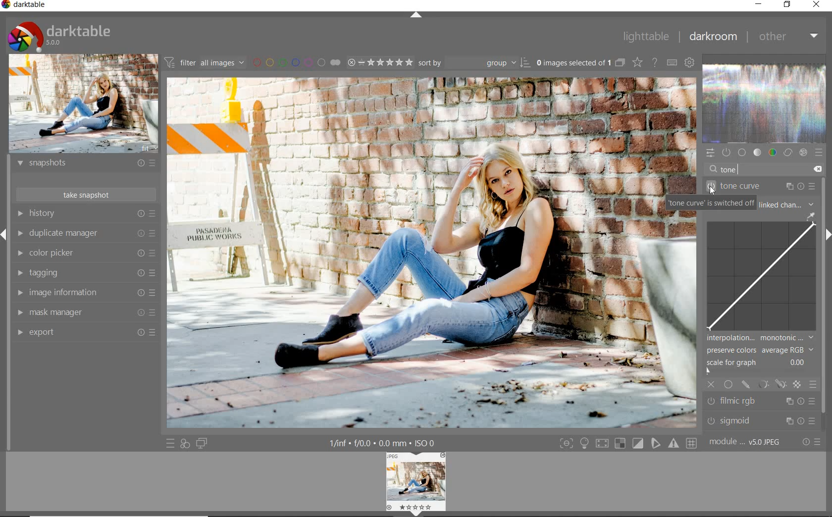 This screenshot has width=832, height=517. I want to click on history, so click(86, 215).